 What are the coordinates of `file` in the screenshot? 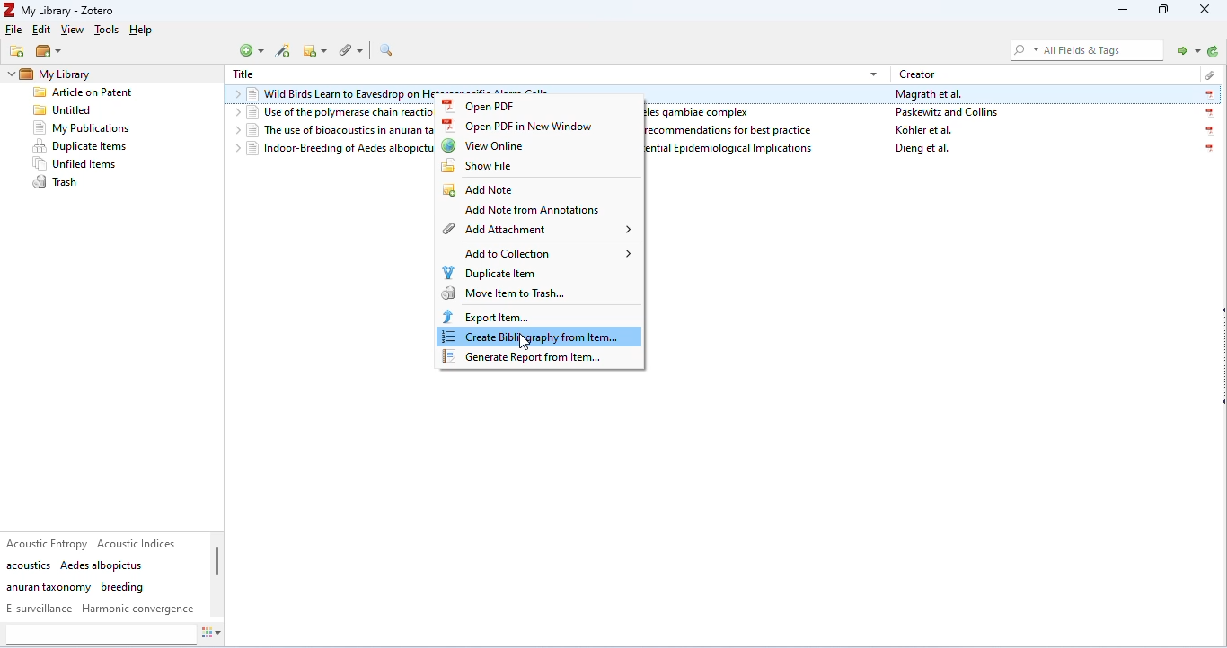 It's located at (14, 30).